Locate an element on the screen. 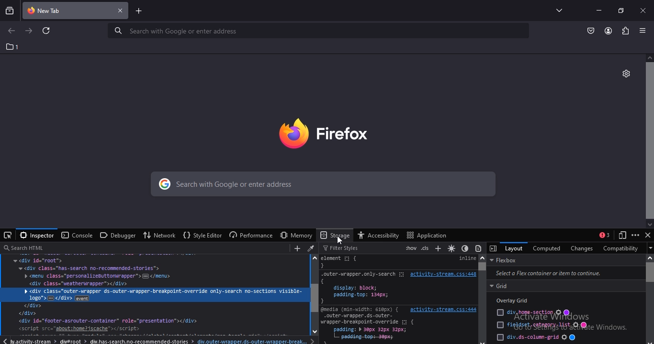  memory is located at coordinates (294, 235).